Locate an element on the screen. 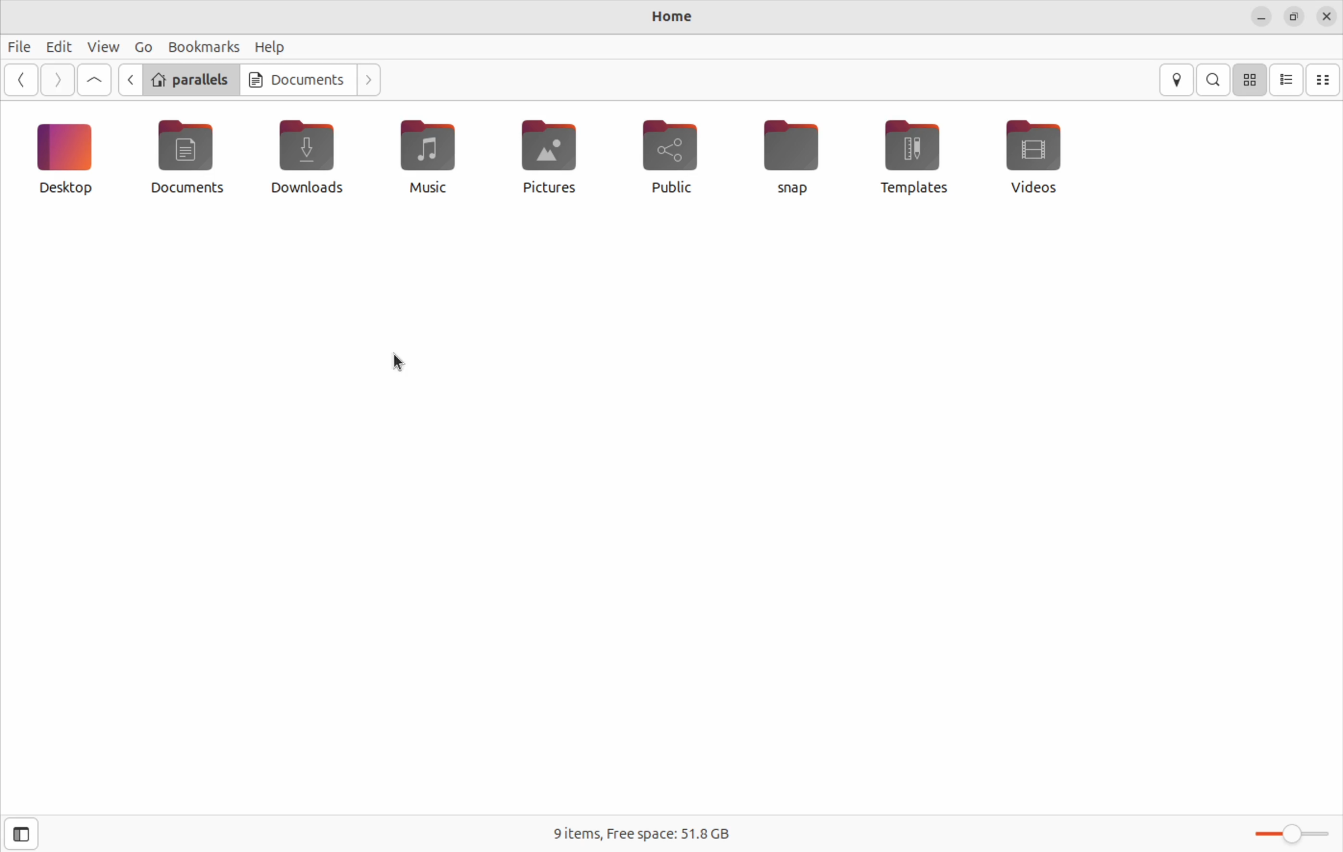 The width and height of the screenshot is (1343, 852). cursor is located at coordinates (399, 362).